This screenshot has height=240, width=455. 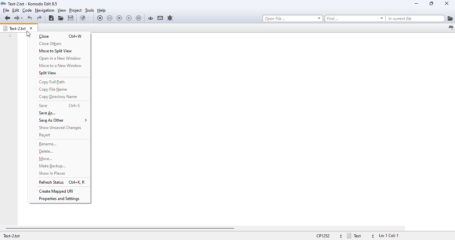 I want to click on open file, so click(x=61, y=18).